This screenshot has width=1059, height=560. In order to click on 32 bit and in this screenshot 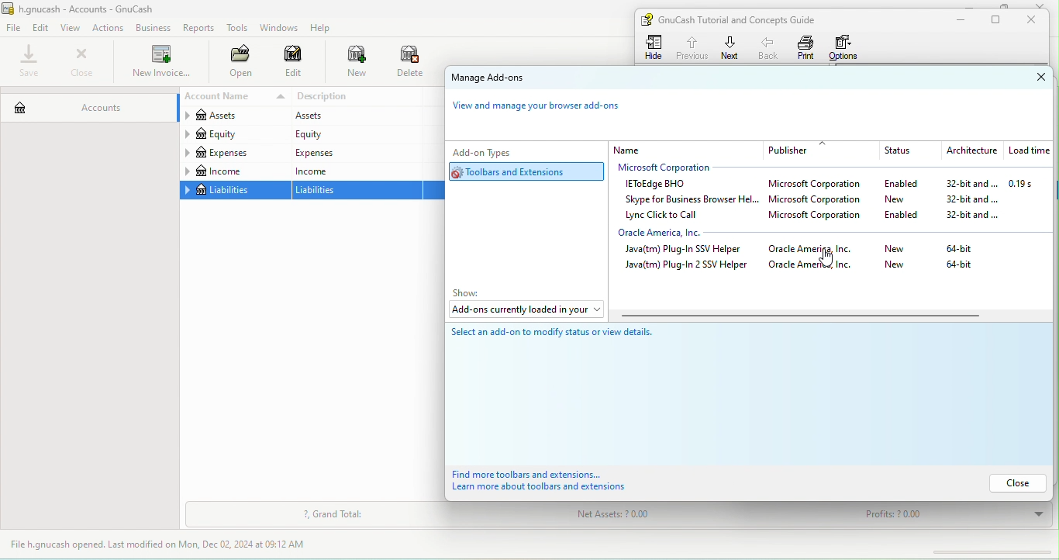, I will do `click(971, 199)`.